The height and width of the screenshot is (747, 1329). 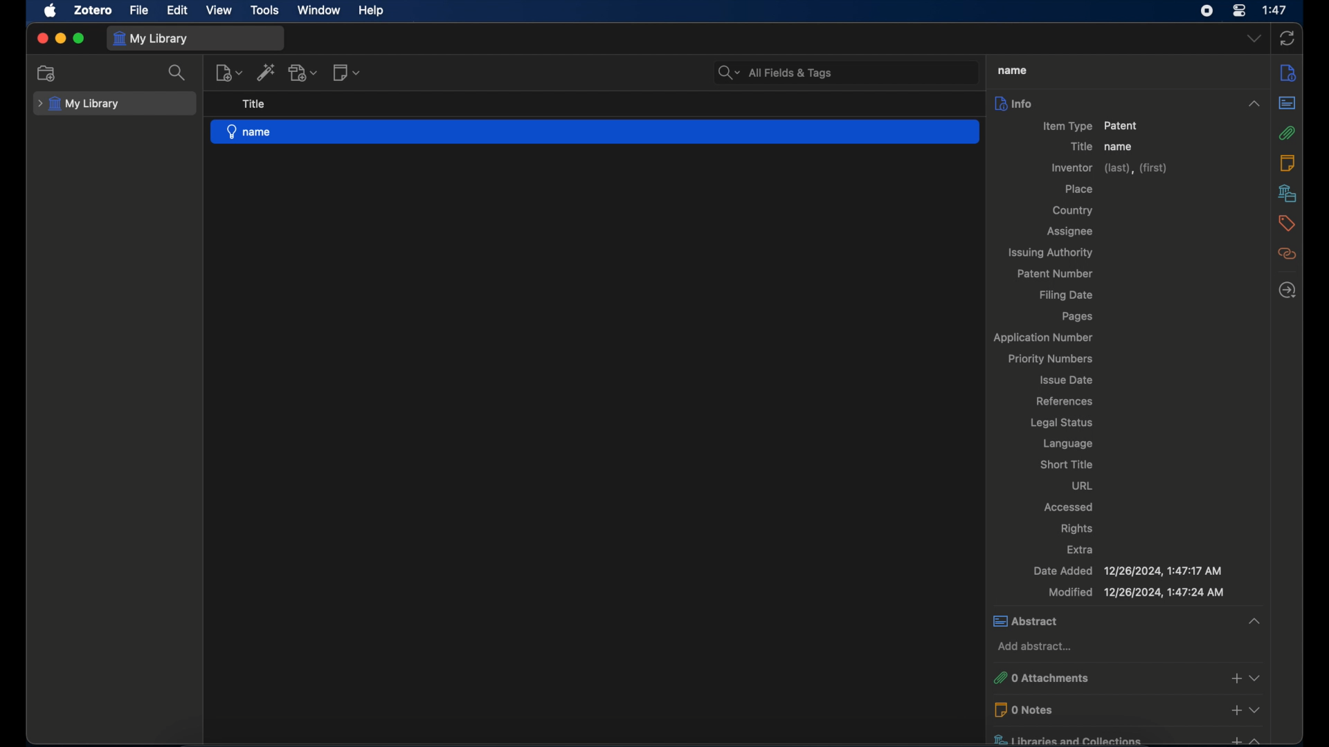 What do you see at coordinates (1236, 739) in the screenshot?
I see `add` at bounding box center [1236, 739].